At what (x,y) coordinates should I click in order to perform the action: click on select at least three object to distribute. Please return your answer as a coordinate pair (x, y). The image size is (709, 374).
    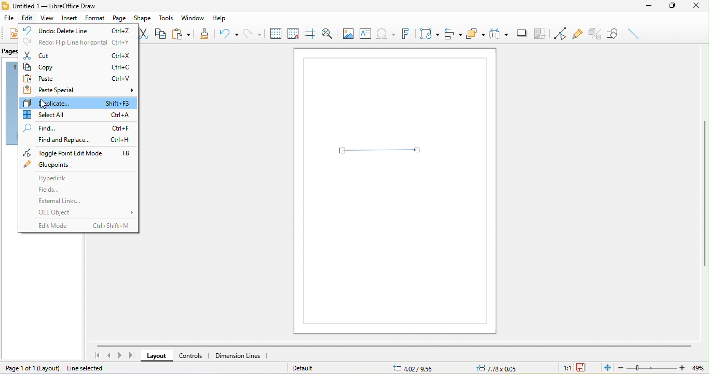
    Looking at the image, I should click on (499, 35).